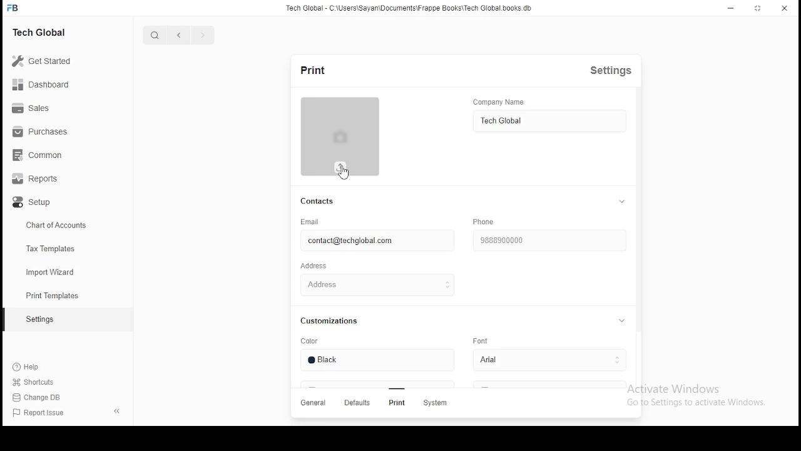 Image resolution: width=801 pixels, height=451 pixels. Describe the element at coordinates (14, 8) in the screenshot. I see `Frappe Books logo` at that location.